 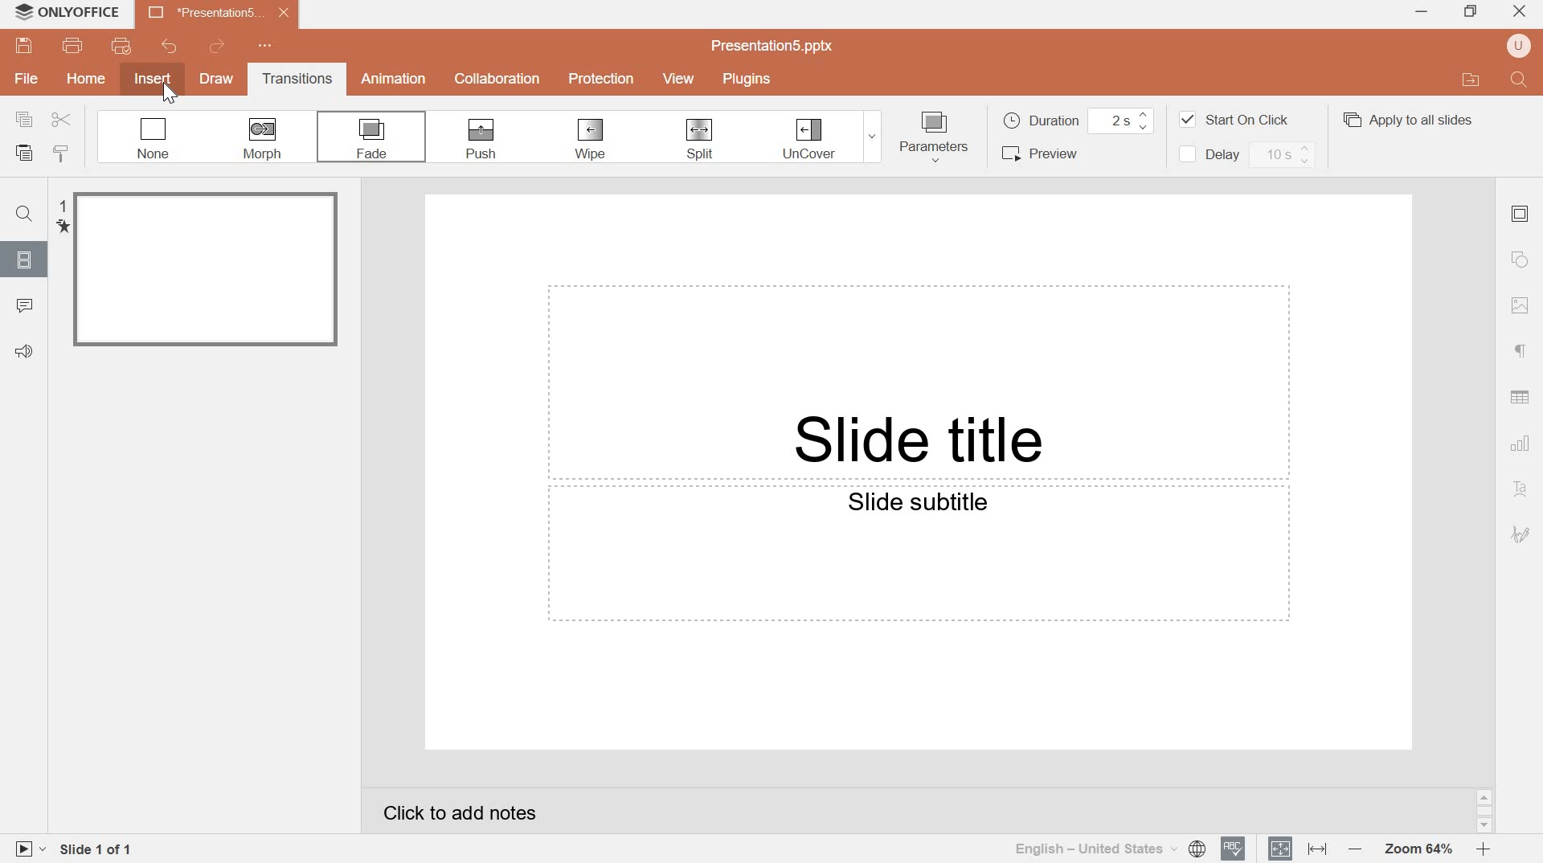 I want to click on New presentation, so click(x=218, y=12).